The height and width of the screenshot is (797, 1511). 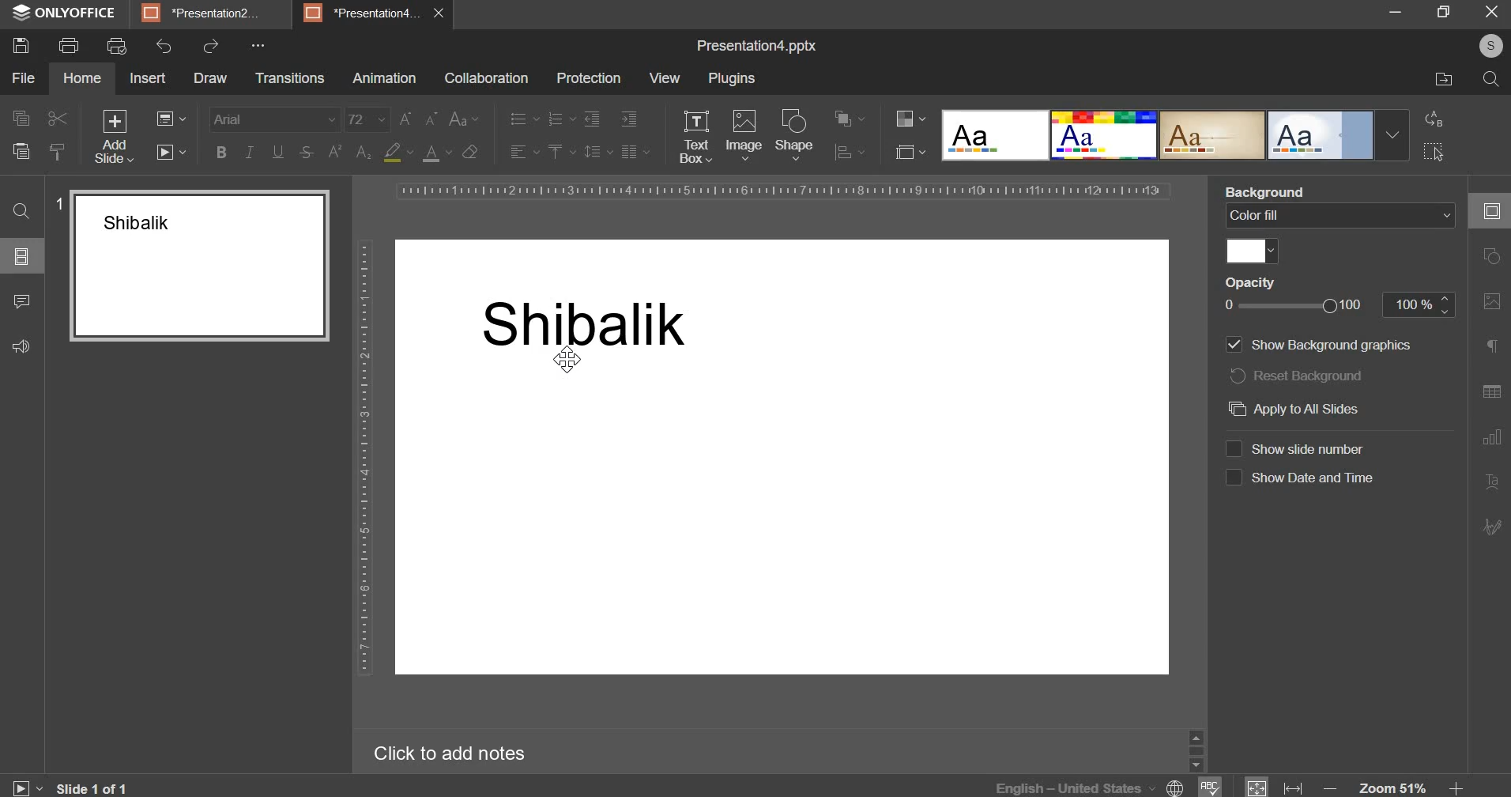 I want to click on horizontal scale, so click(x=783, y=191).